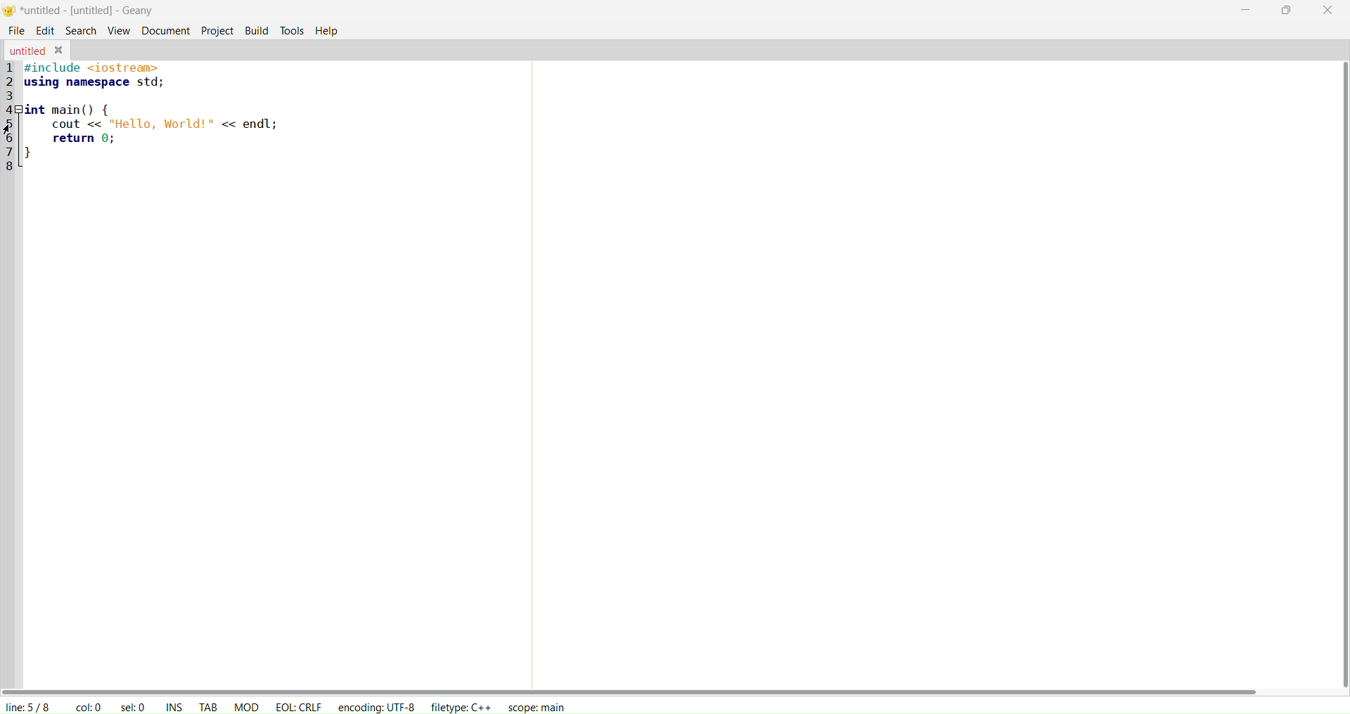  Describe the element at coordinates (299, 706) in the screenshot. I see `eol: crlf` at that location.